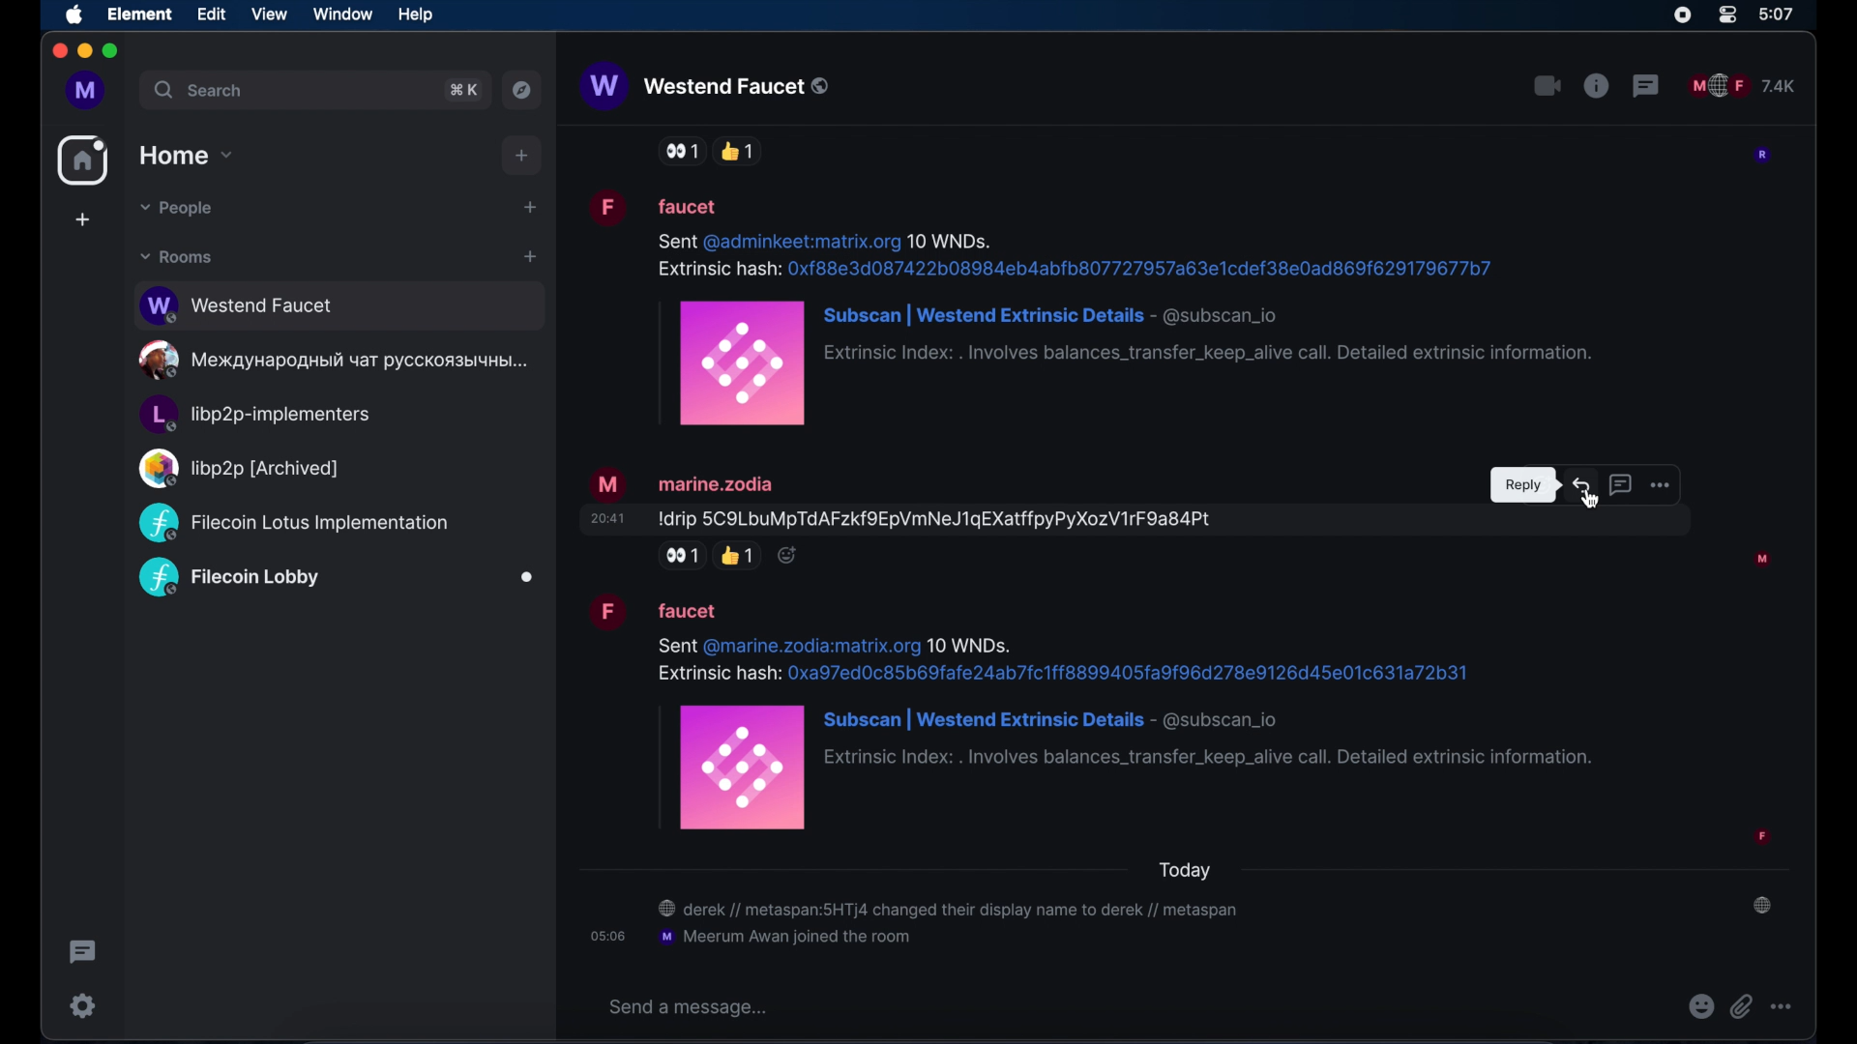  I want to click on window, so click(342, 15).